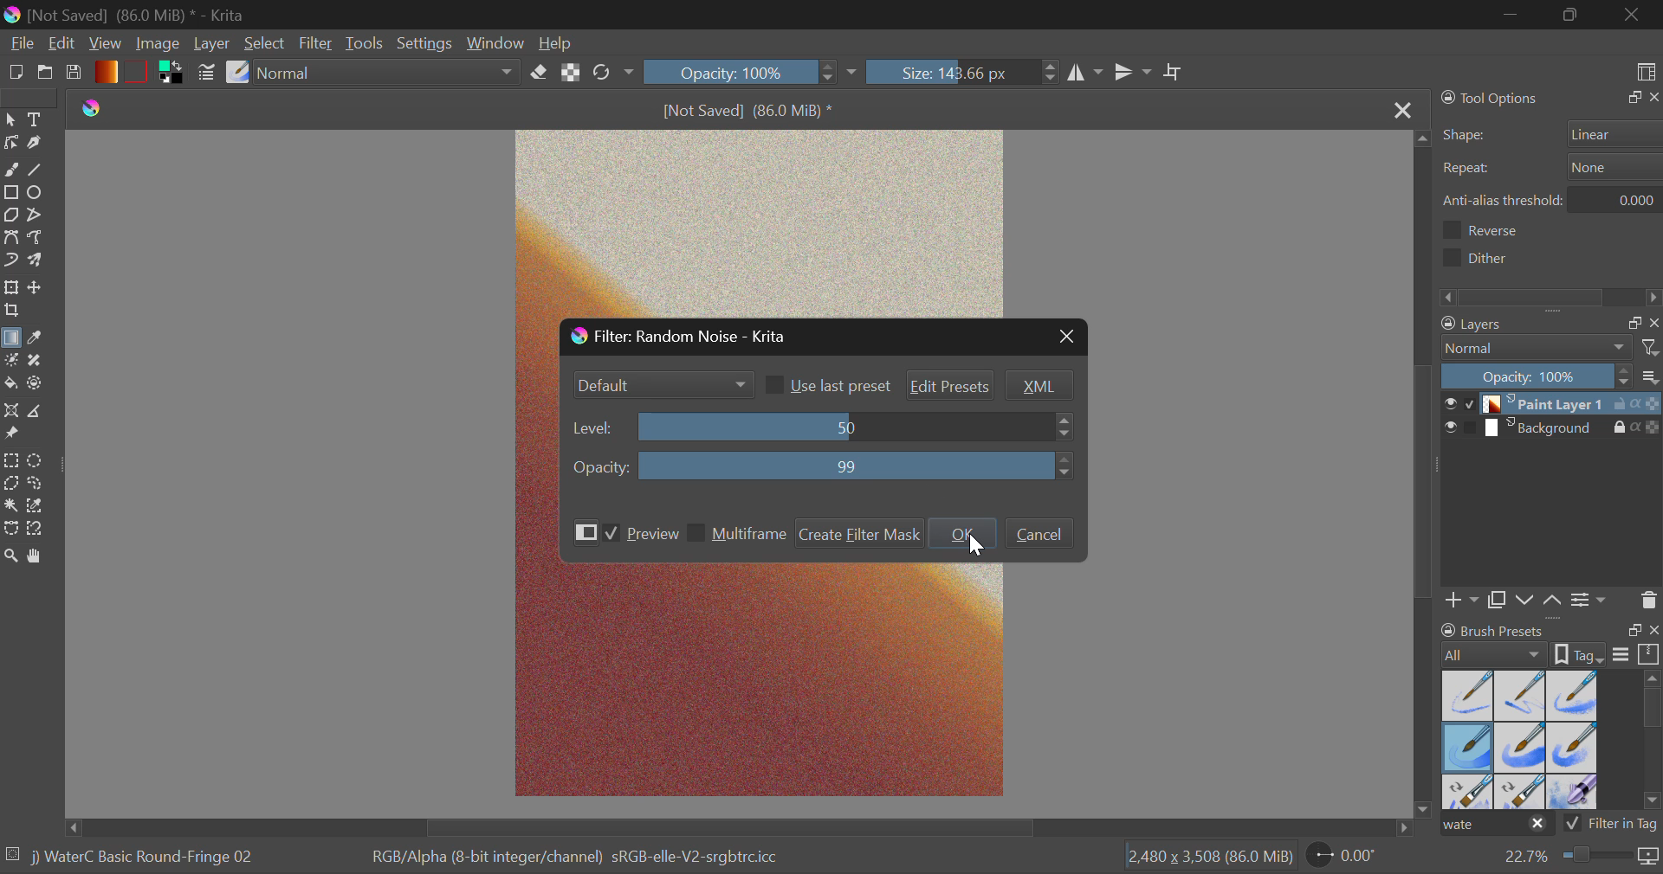 This screenshot has height=874, width=1663. I want to click on move right, so click(1401, 826).